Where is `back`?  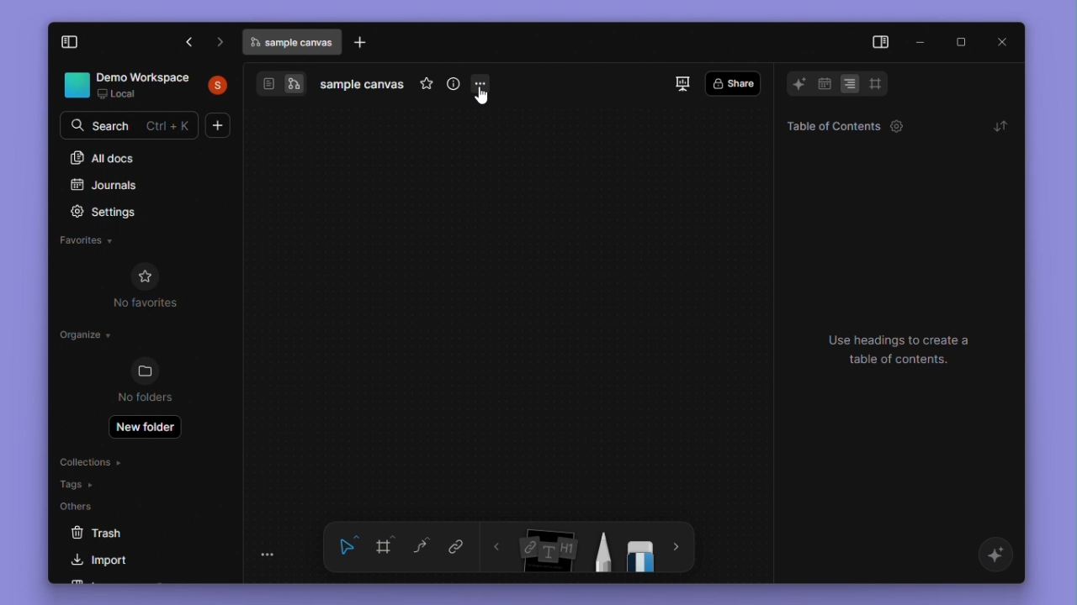 back is located at coordinates (498, 549).